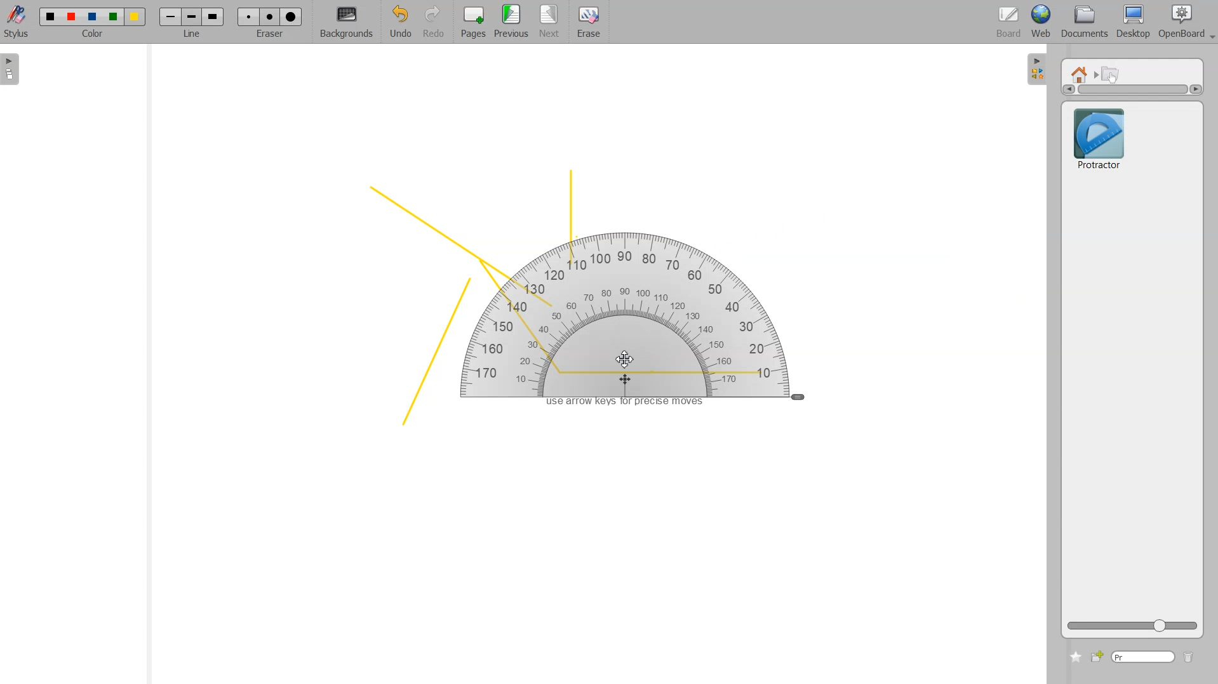  Describe the element at coordinates (1142, 657) in the screenshot. I see `Type window` at that location.